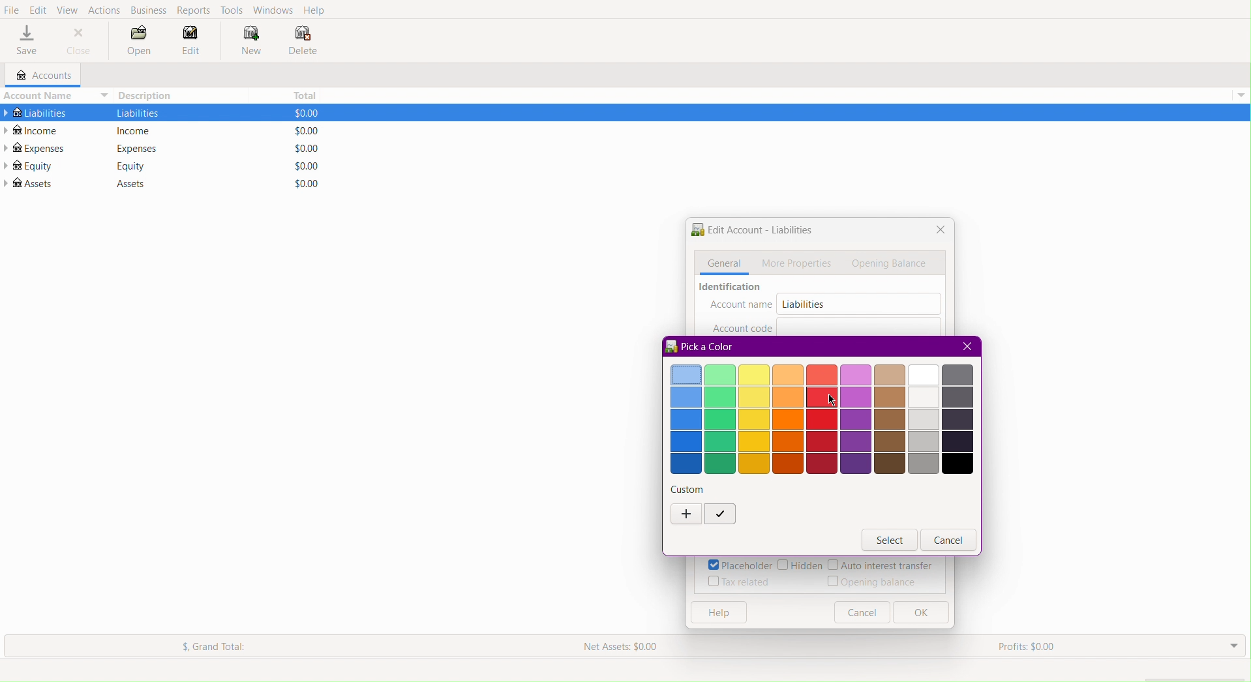 The height and width of the screenshot is (682, 1251). What do you see at coordinates (35, 111) in the screenshot?
I see `Liabilities` at bounding box center [35, 111].